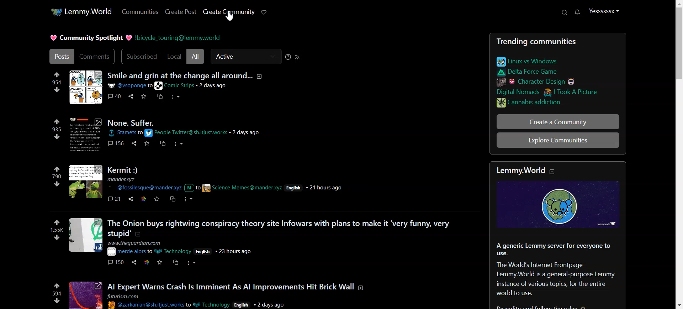 The height and width of the screenshot is (309, 683). I want to click on All, so click(197, 56).